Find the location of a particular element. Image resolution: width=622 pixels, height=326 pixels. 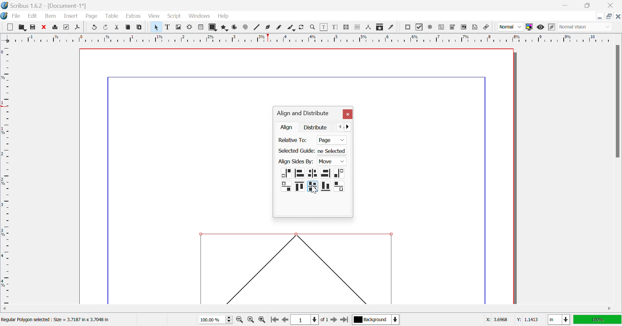

PDF List box is located at coordinates (464, 27).